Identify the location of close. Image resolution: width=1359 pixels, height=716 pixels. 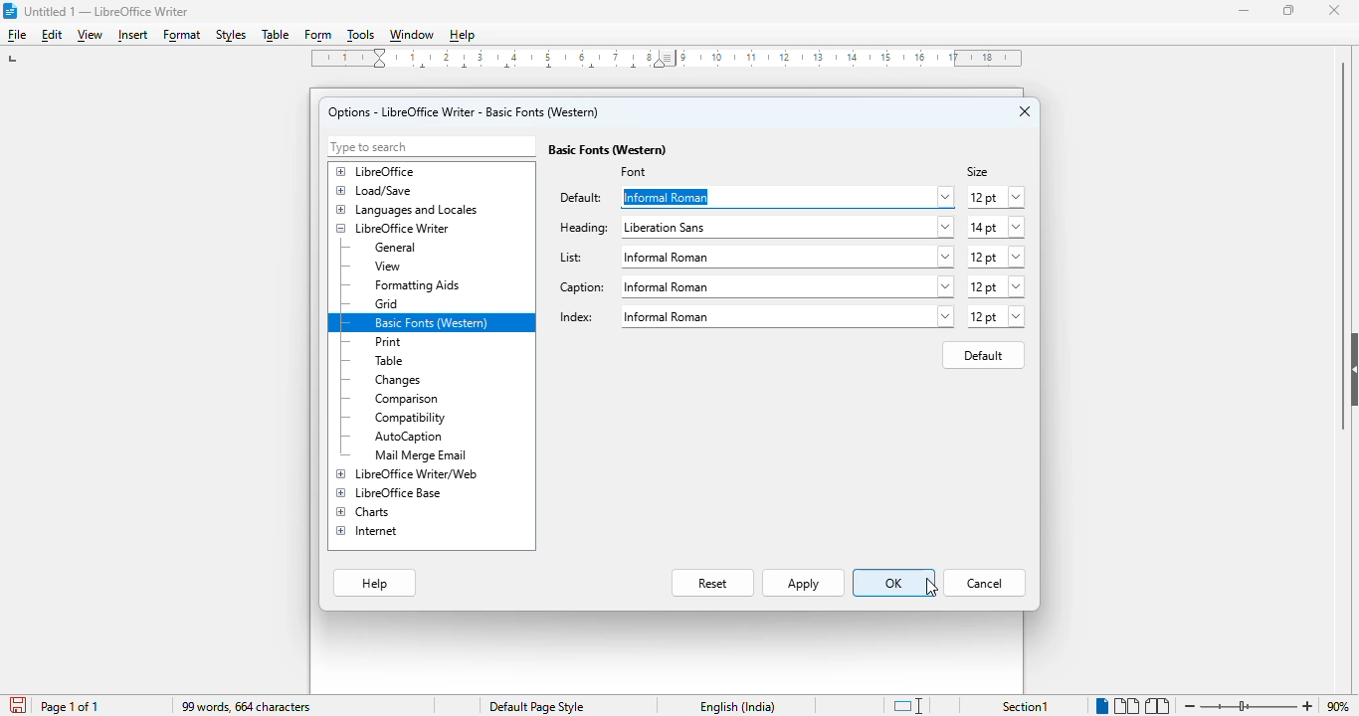
(1335, 9).